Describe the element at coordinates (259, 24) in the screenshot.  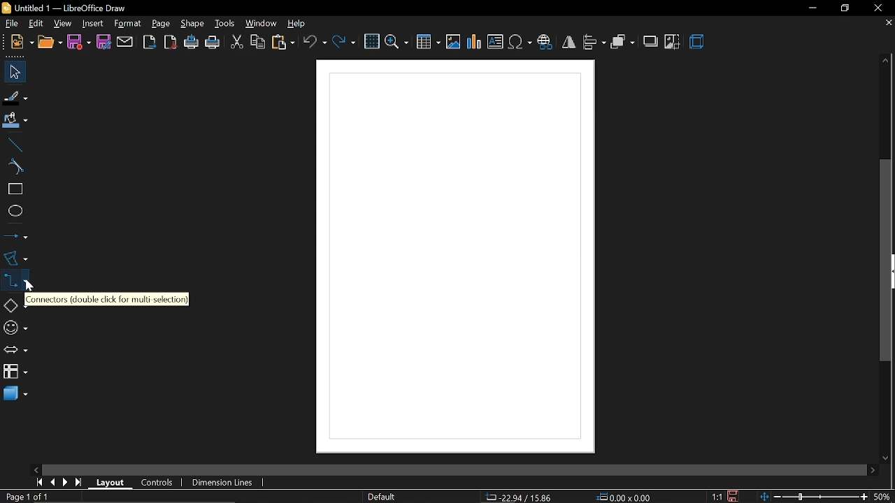
I see `window` at that location.